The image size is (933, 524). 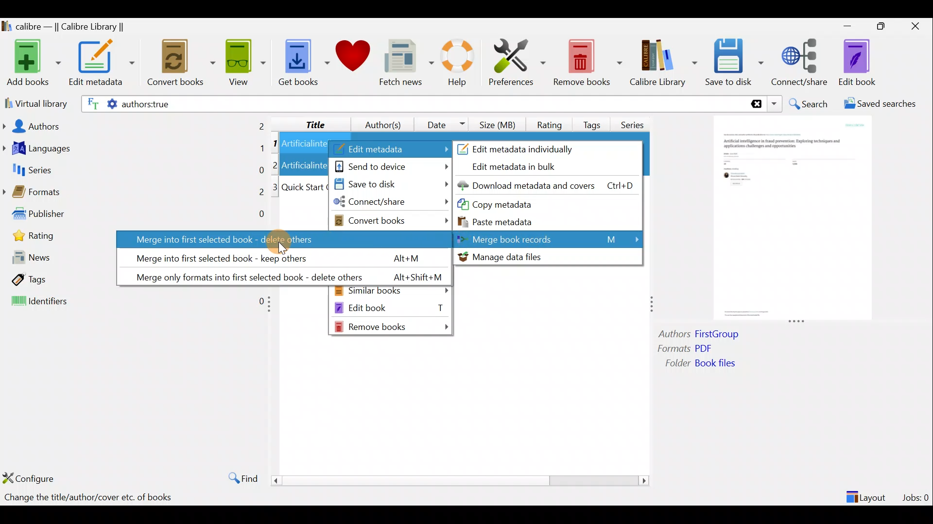 What do you see at coordinates (653, 305) in the screenshot?
I see `Adjust column to the right` at bounding box center [653, 305].